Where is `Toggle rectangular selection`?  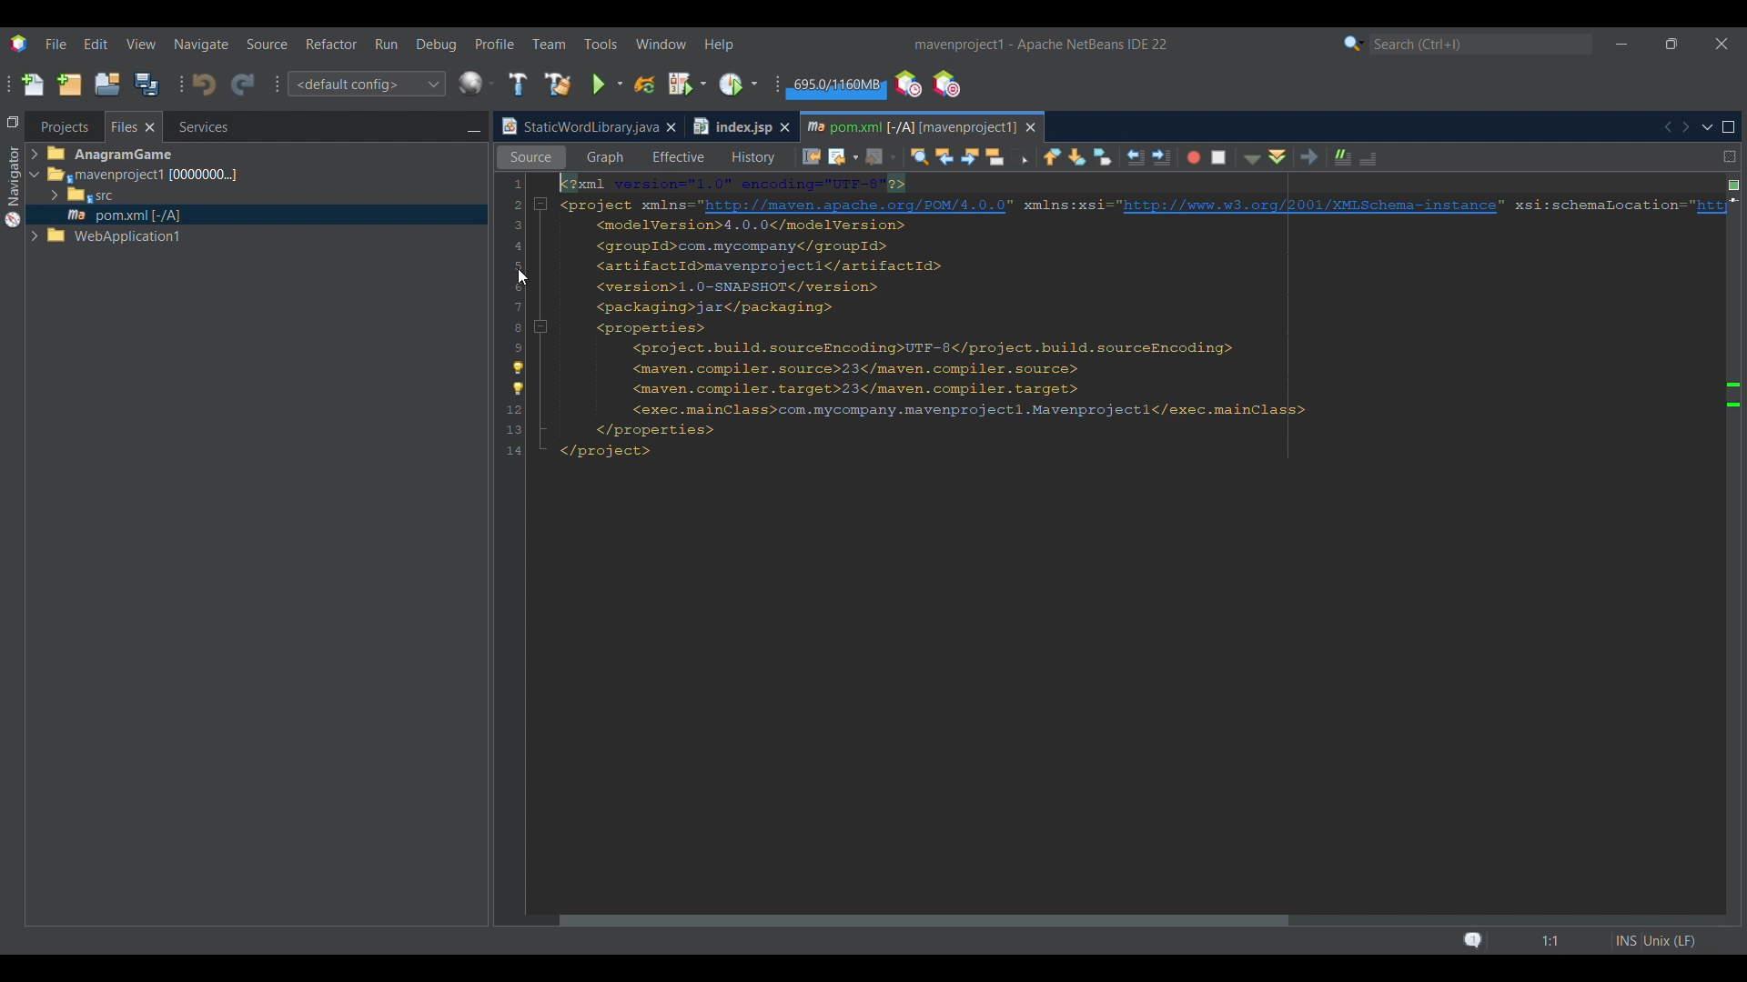 Toggle rectangular selection is located at coordinates (1023, 158).